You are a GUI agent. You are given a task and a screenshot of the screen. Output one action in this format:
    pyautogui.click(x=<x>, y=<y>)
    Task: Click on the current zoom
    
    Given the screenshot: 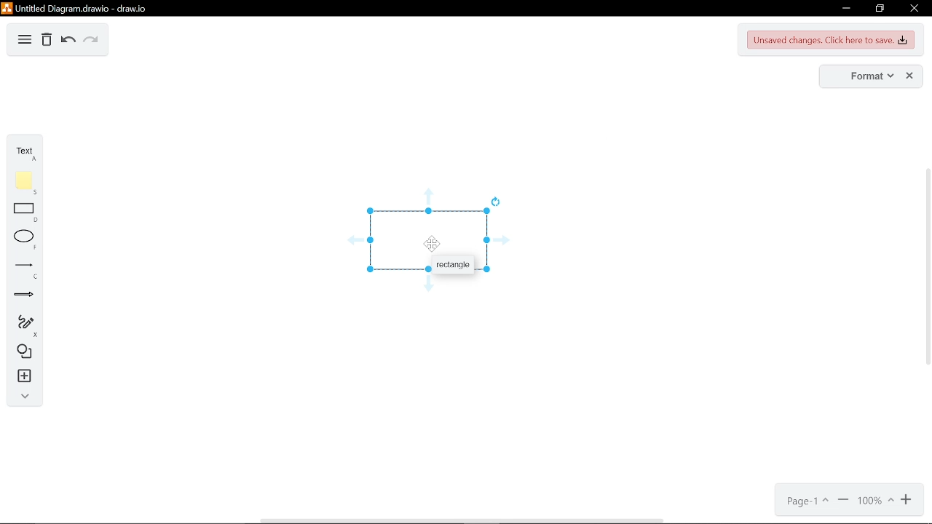 What is the action you would take?
    pyautogui.click(x=874, y=501)
    